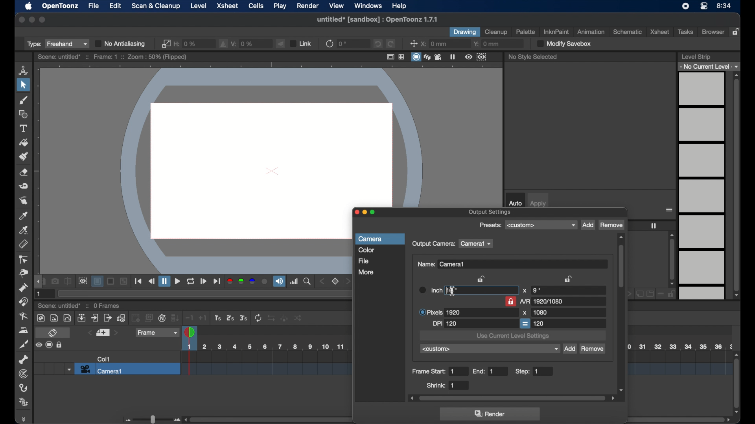 The height and width of the screenshot is (424, 755). I want to click on tracker tool, so click(23, 374).